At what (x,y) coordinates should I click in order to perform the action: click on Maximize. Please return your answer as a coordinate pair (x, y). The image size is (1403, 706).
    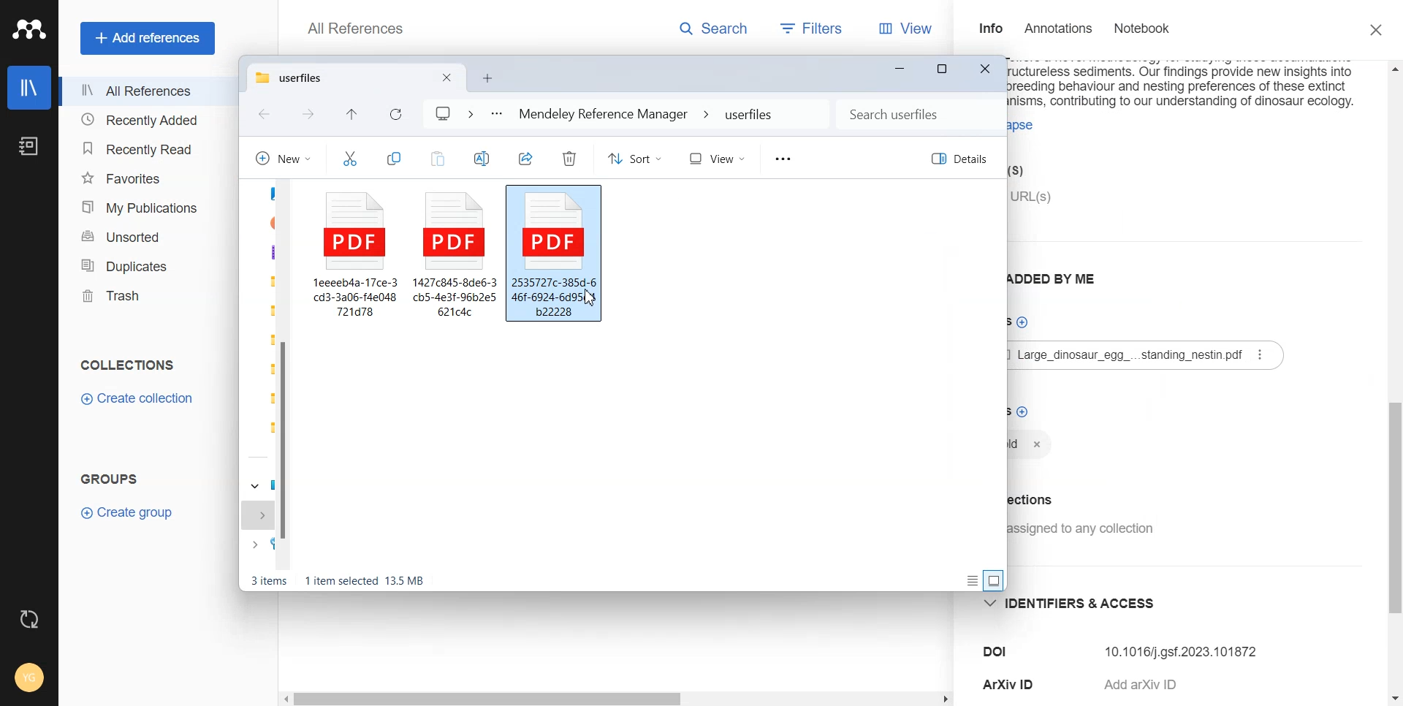
    Looking at the image, I should click on (942, 68).